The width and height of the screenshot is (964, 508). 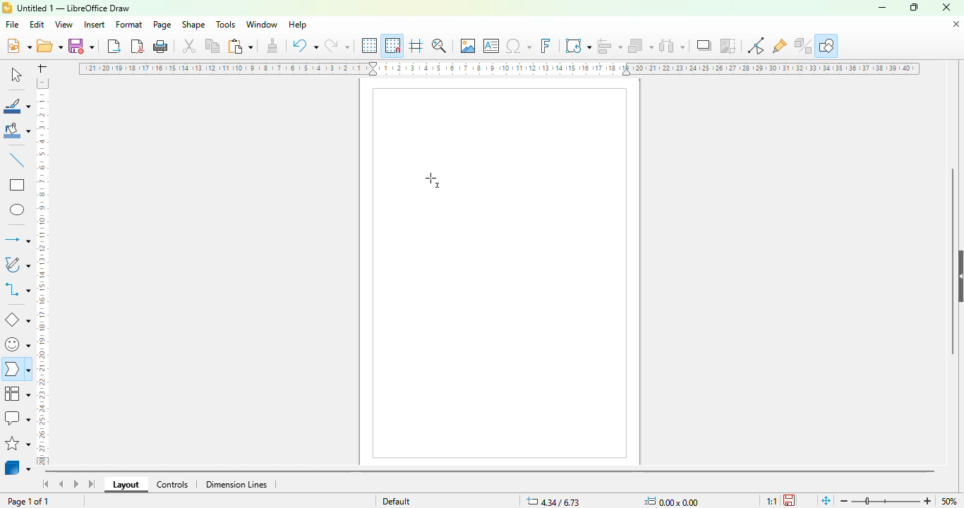 I want to click on 3D objects, so click(x=18, y=466).